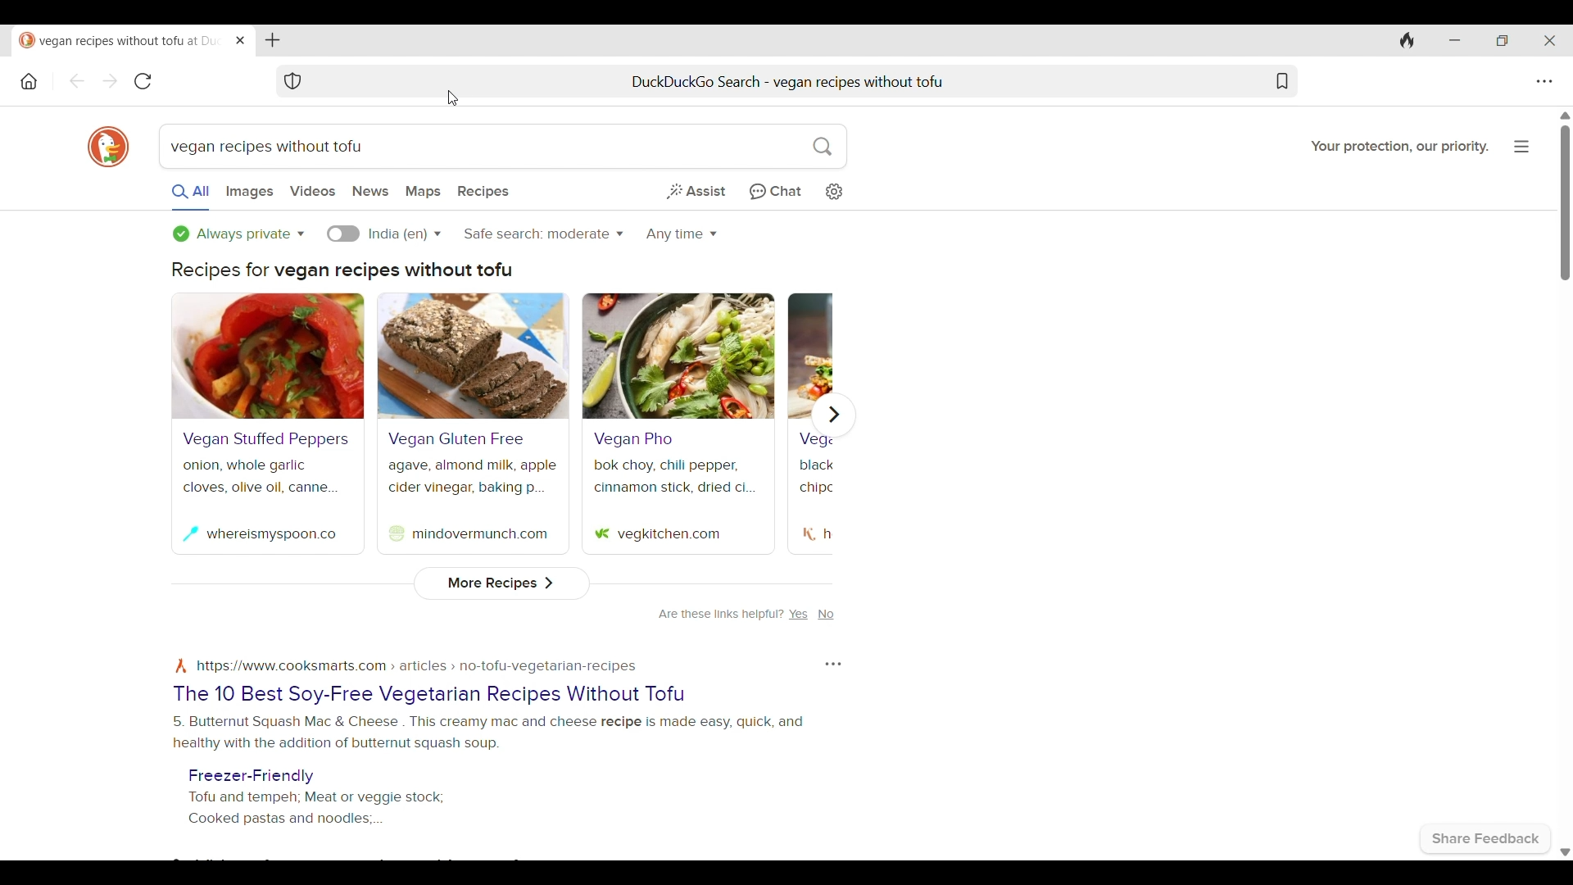  Describe the element at coordinates (826, 615) in the screenshot. I see `No` at that location.